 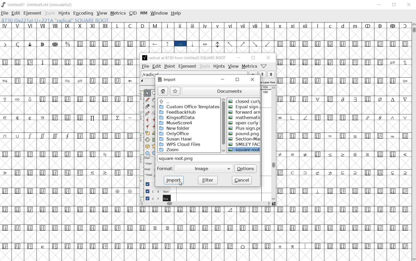 I want to click on Import, so click(x=167, y=80).